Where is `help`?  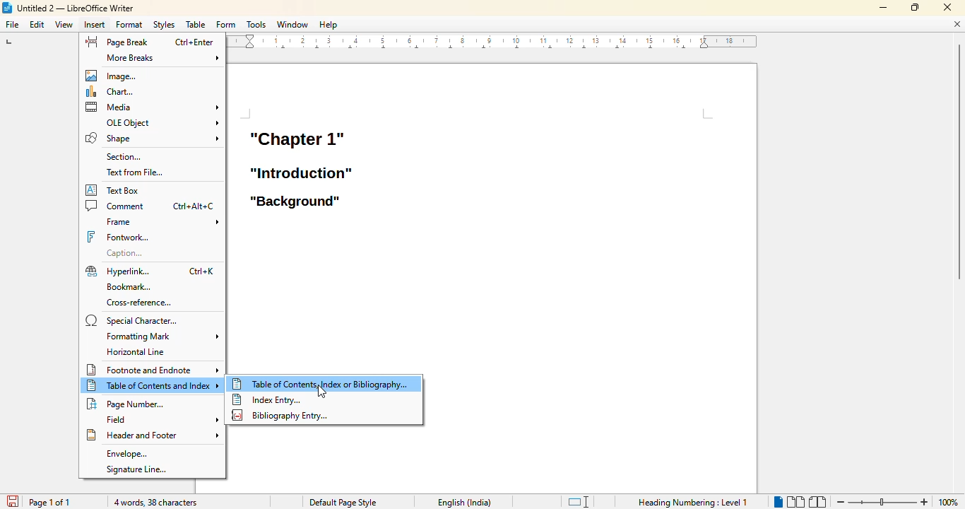
help is located at coordinates (328, 24).